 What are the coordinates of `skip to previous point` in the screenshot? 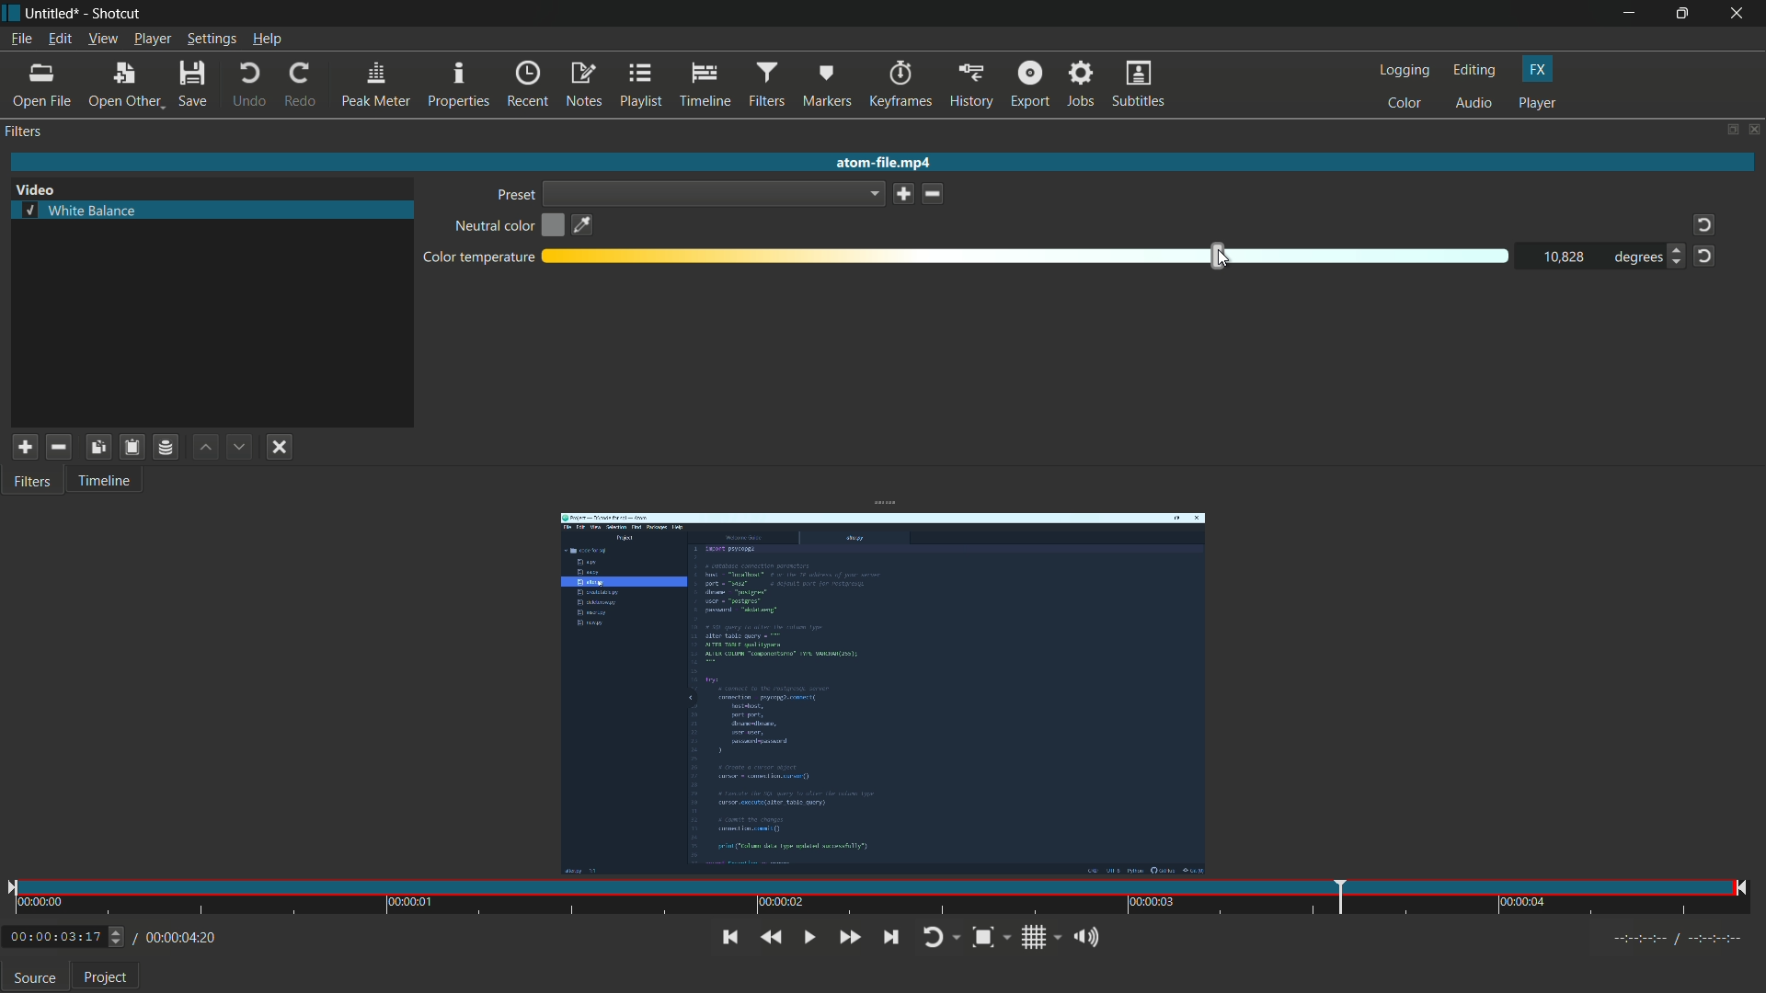 It's located at (727, 936).